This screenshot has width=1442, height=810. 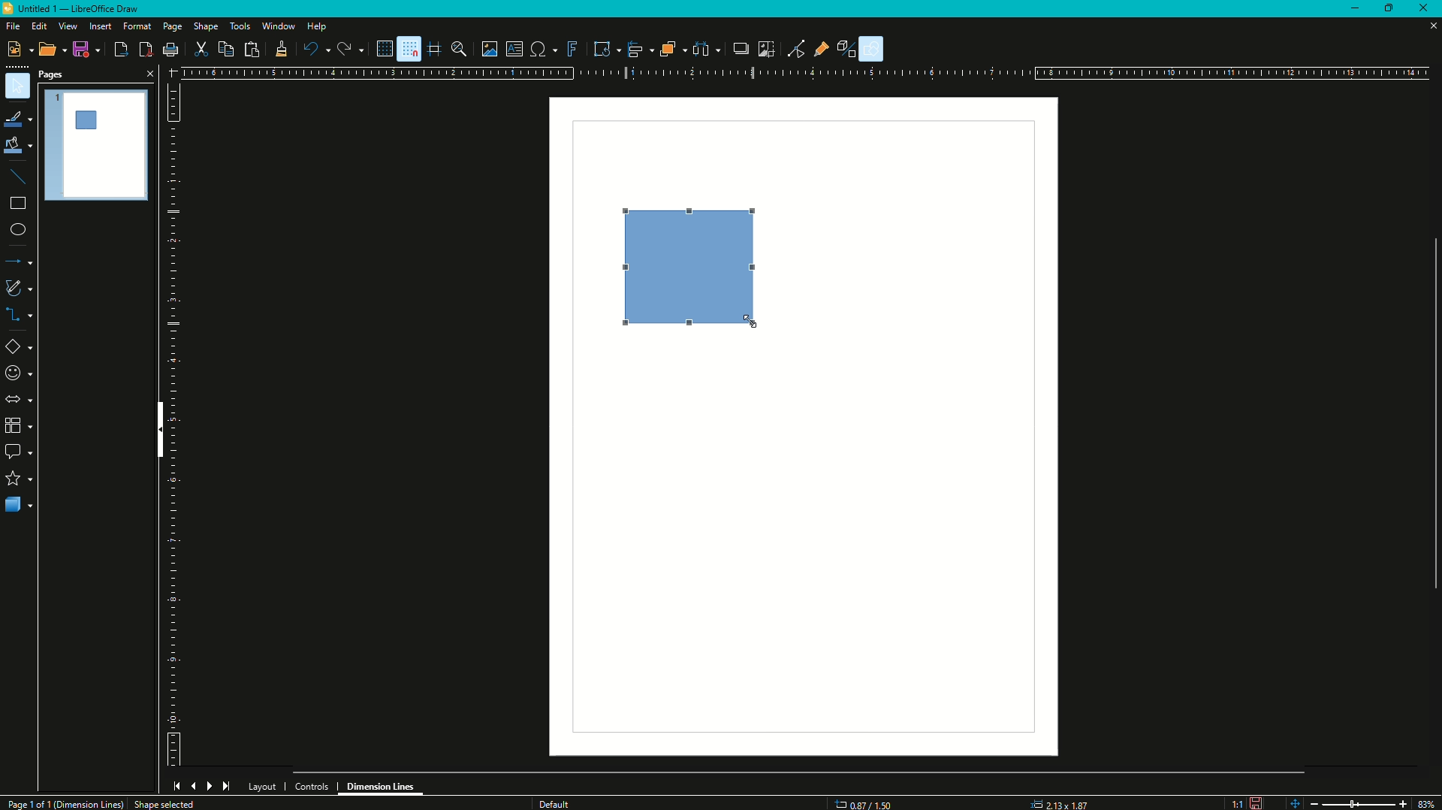 I want to click on Restore, so click(x=1392, y=7).